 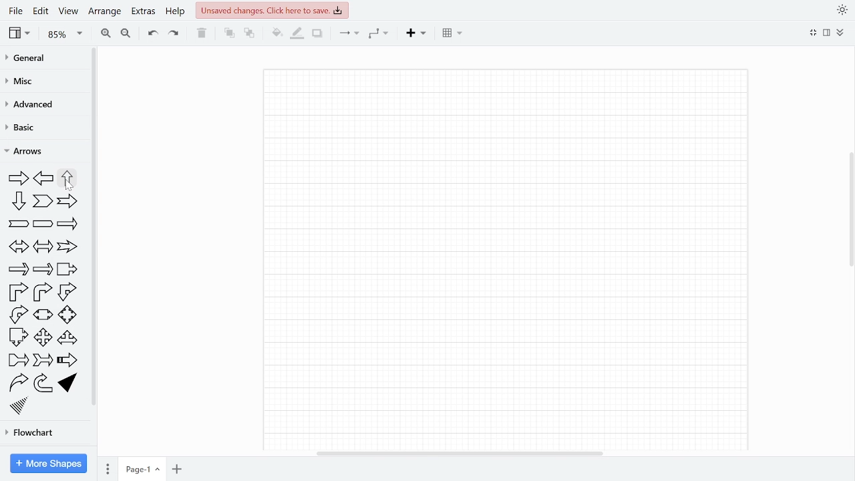 What do you see at coordinates (176, 11) in the screenshot?
I see `Help` at bounding box center [176, 11].